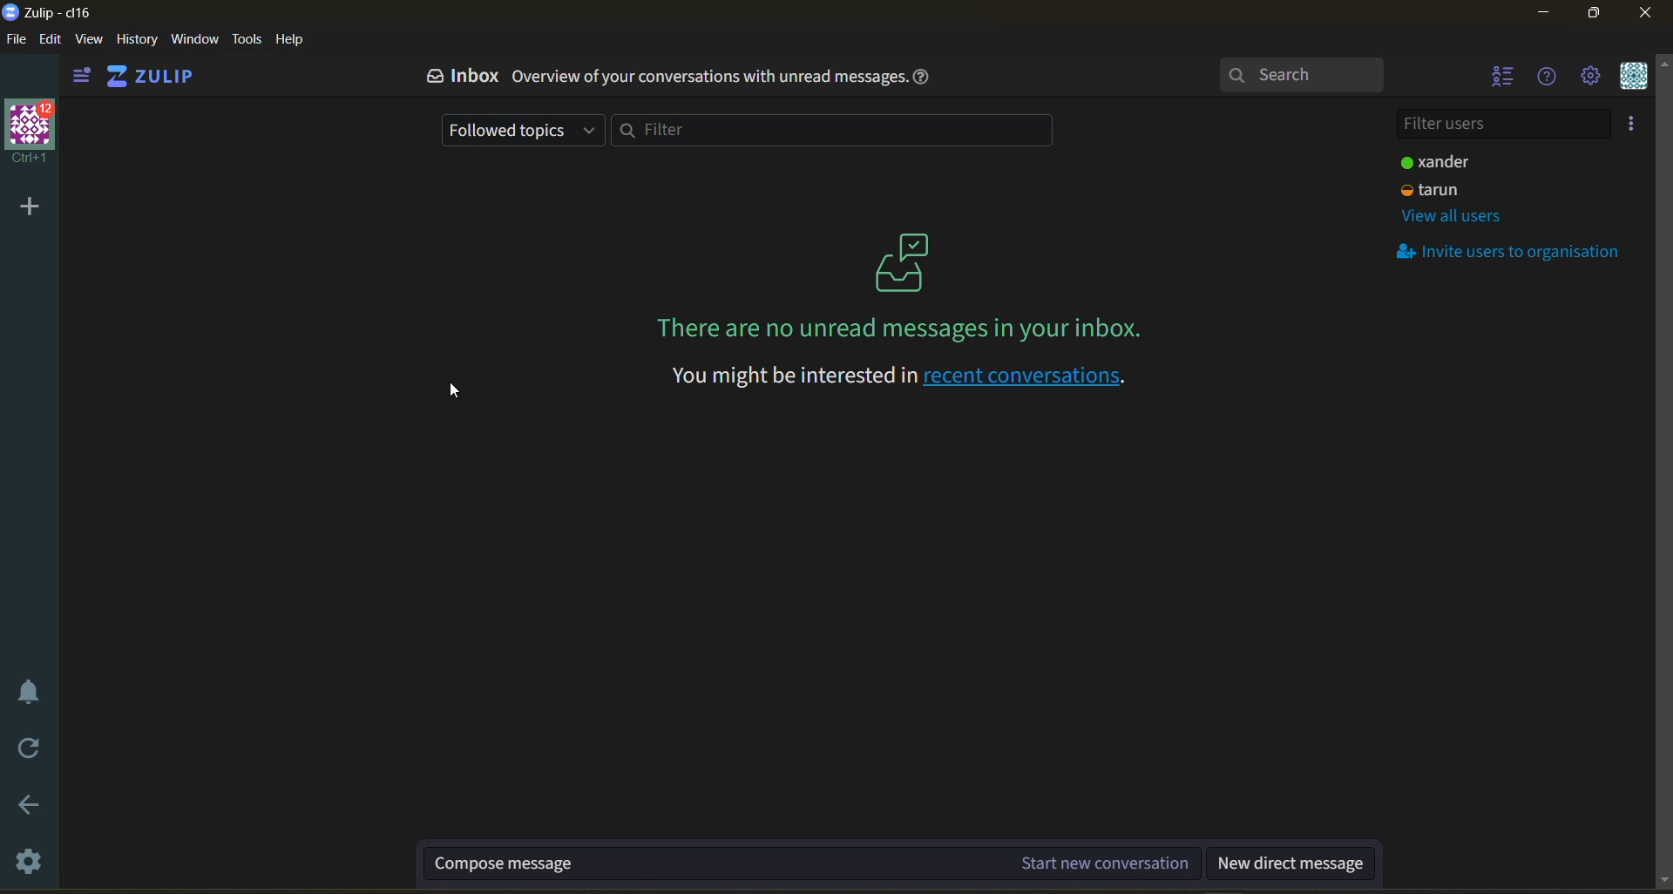 The width and height of the screenshot is (1673, 894). Describe the element at coordinates (1453, 191) in the screenshot. I see `user 2` at that location.